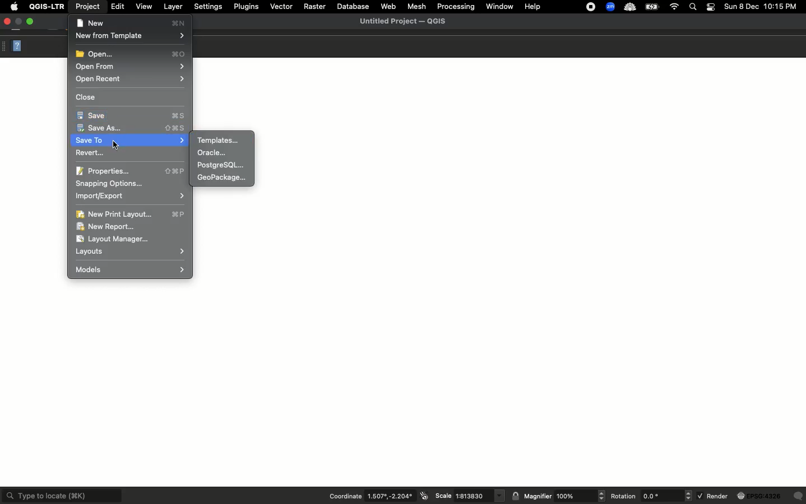 The image size is (806, 504). Describe the element at coordinates (590, 7) in the screenshot. I see `Recording` at that location.